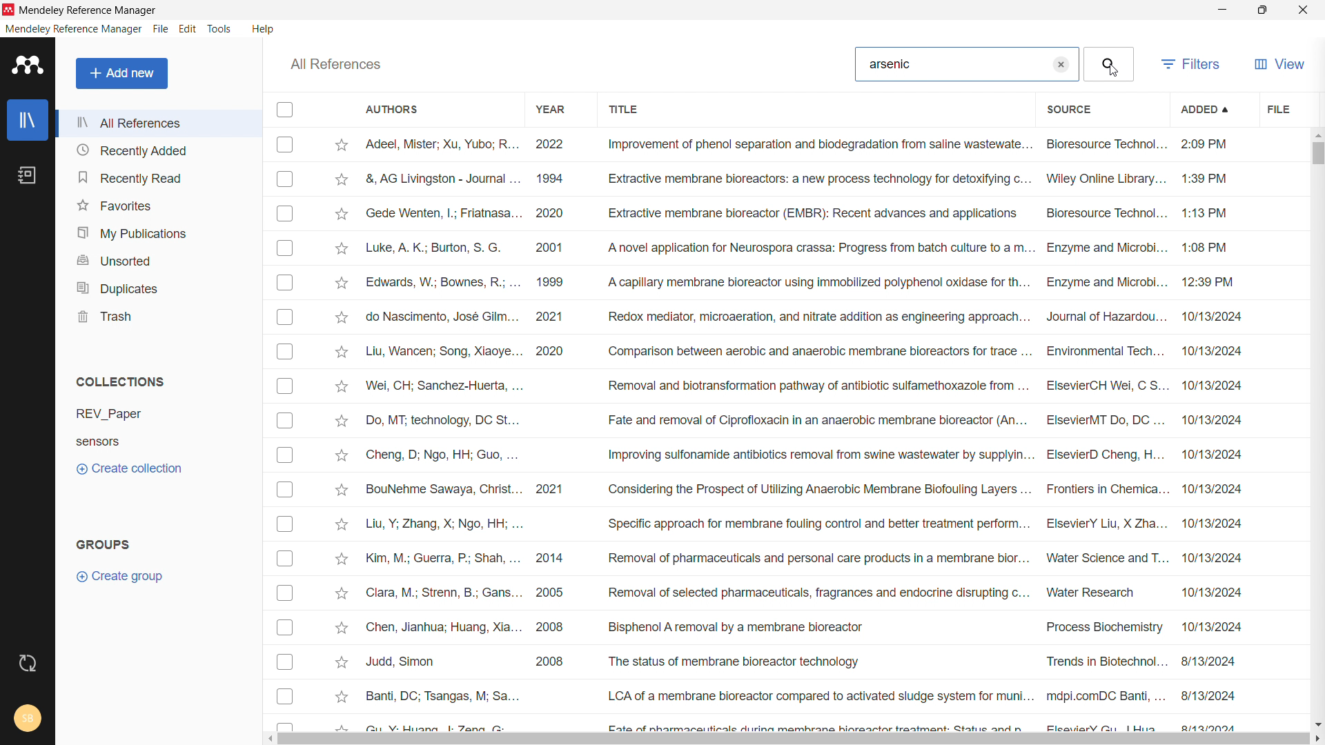 The width and height of the screenshot is (1325, 745). What do you see at coordinates (804, 488) in the screenshot?
I see `BouNehme Sawaya, Christ... 2021 Considering the Prospect of Utilizing Anaerobic Membrane Biofouling Layers ... Frontiers in Chemica... 10/13/2024` at bounding box center [804, 488].